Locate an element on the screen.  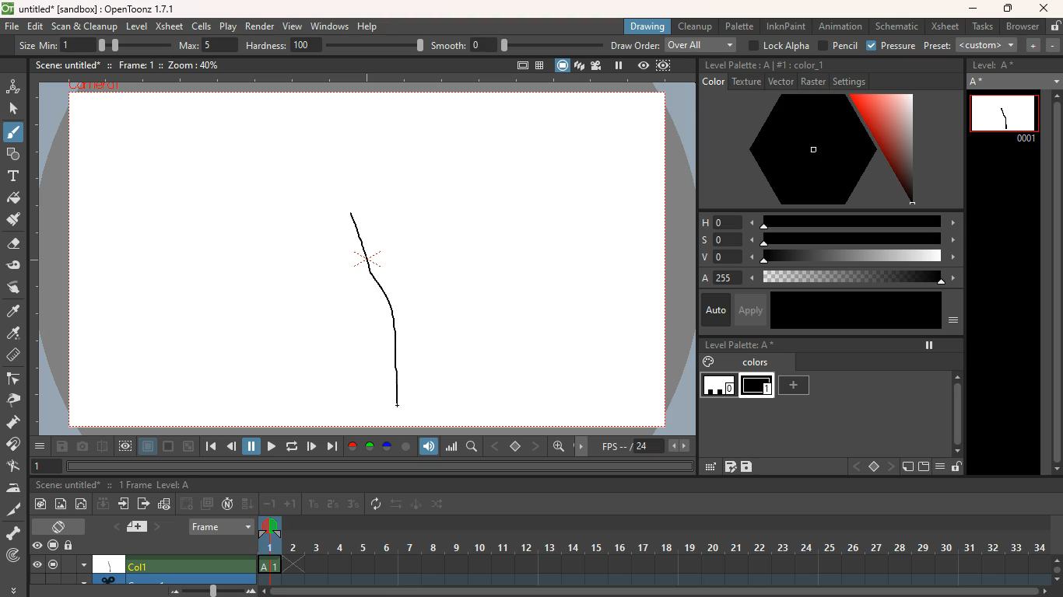
screen is located at coordinates (52, 543).